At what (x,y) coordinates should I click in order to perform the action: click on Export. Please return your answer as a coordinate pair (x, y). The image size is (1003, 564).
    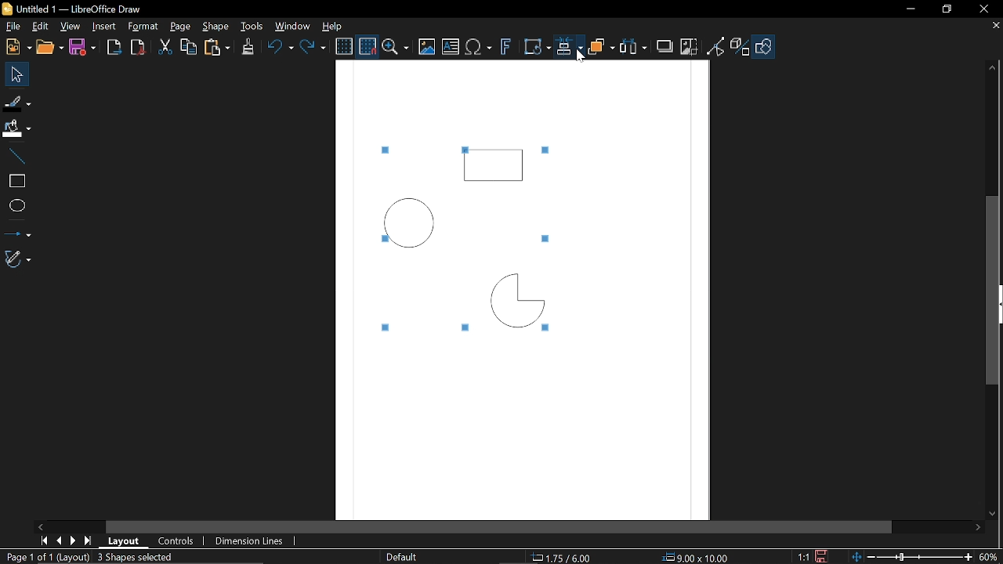
    Looking at the image, I should click on (114, 46).